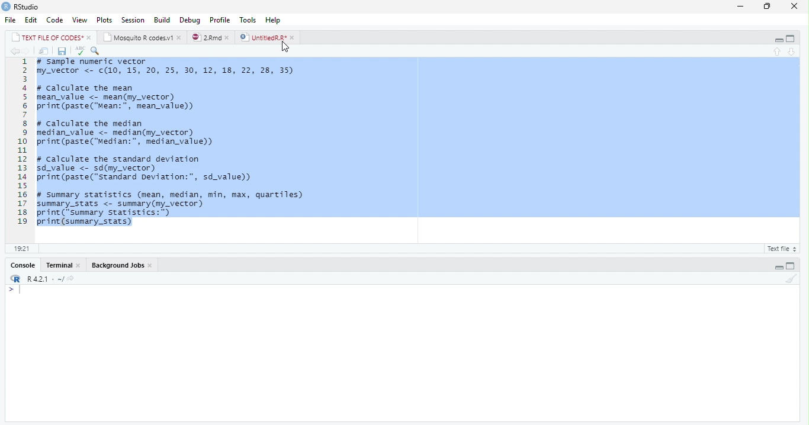 Image resolution: width=809 pixels, height=425 pixels. Describe the element at coordinates (28, 52) in the screenshot. I see `forward` at that location.